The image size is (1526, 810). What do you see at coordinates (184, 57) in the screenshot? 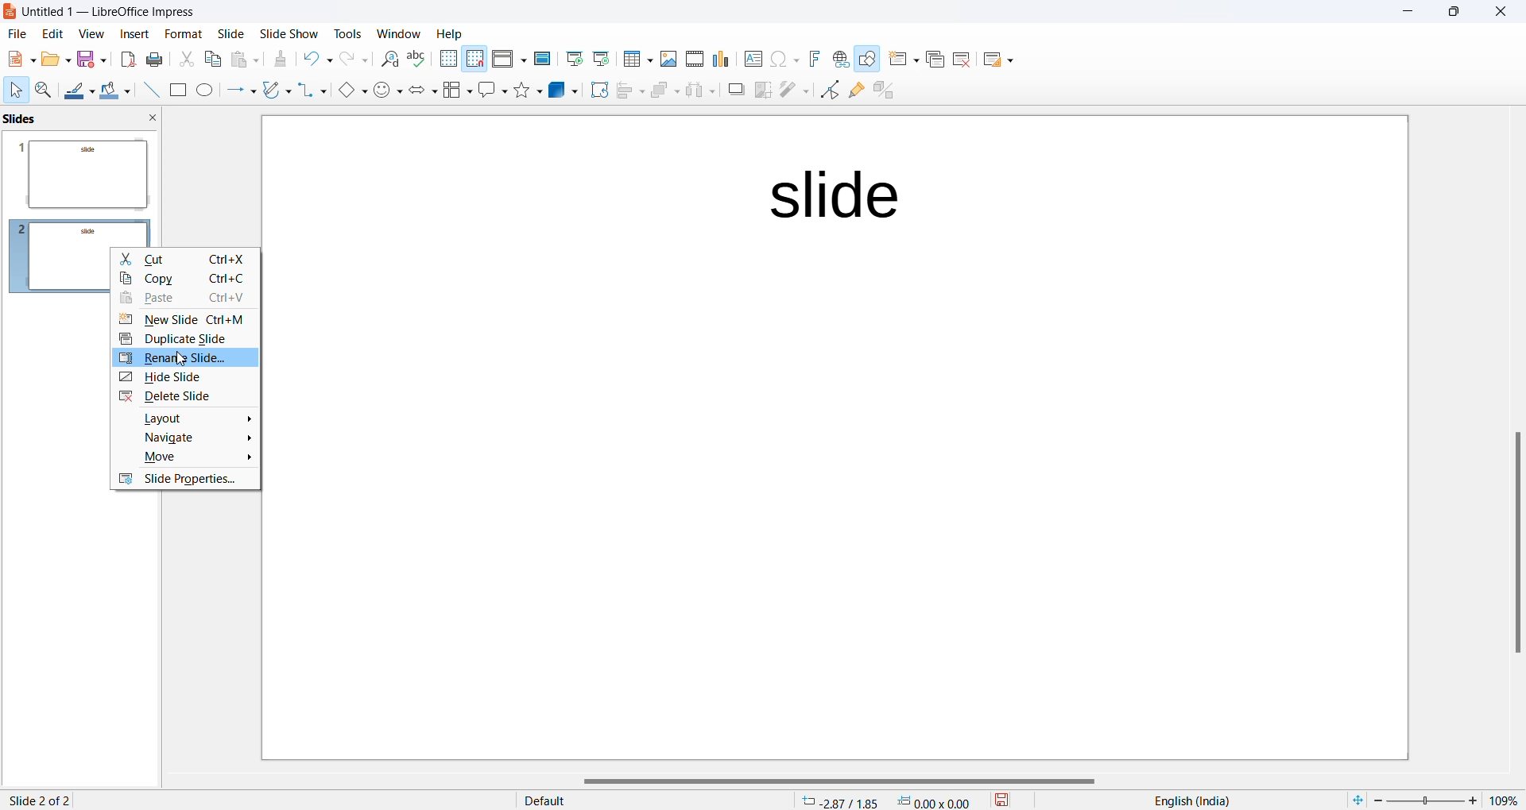
I see `Cut` at bounding box center [184, 57].